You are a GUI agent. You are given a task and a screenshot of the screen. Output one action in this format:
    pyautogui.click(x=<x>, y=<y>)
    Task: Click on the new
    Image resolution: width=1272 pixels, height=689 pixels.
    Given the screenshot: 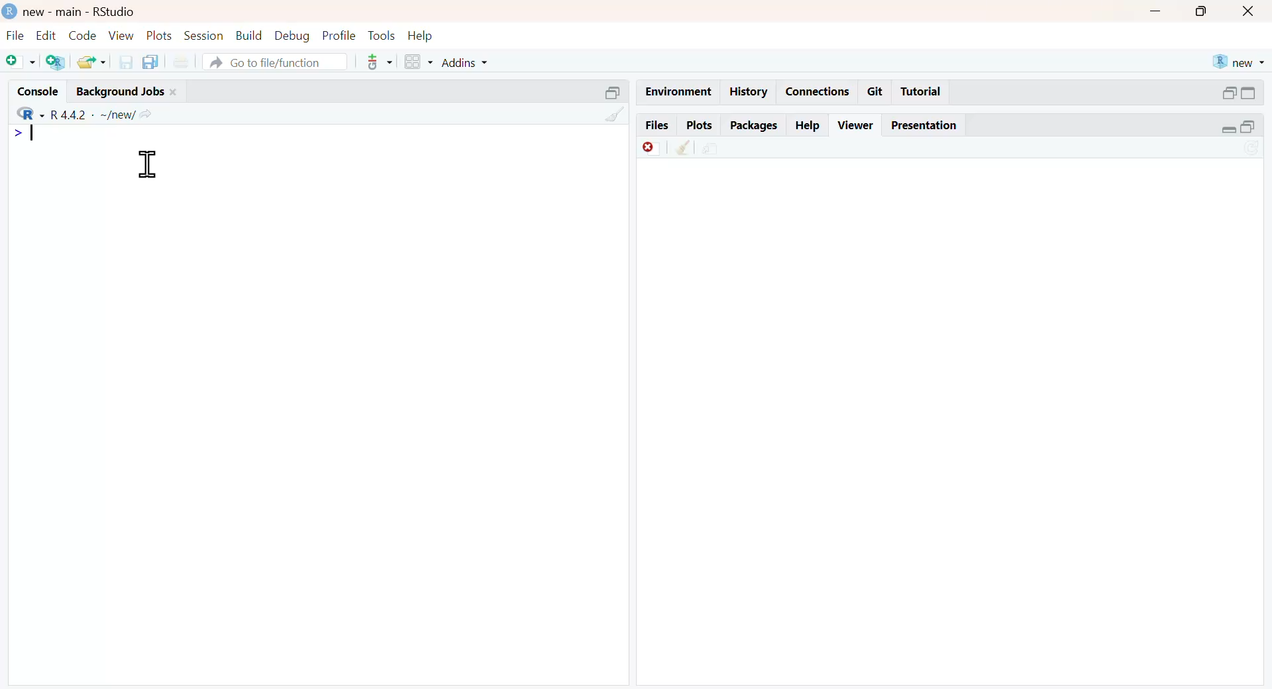 What is the action you would take?
    pyautogui.click(x=1240, y=63)
    